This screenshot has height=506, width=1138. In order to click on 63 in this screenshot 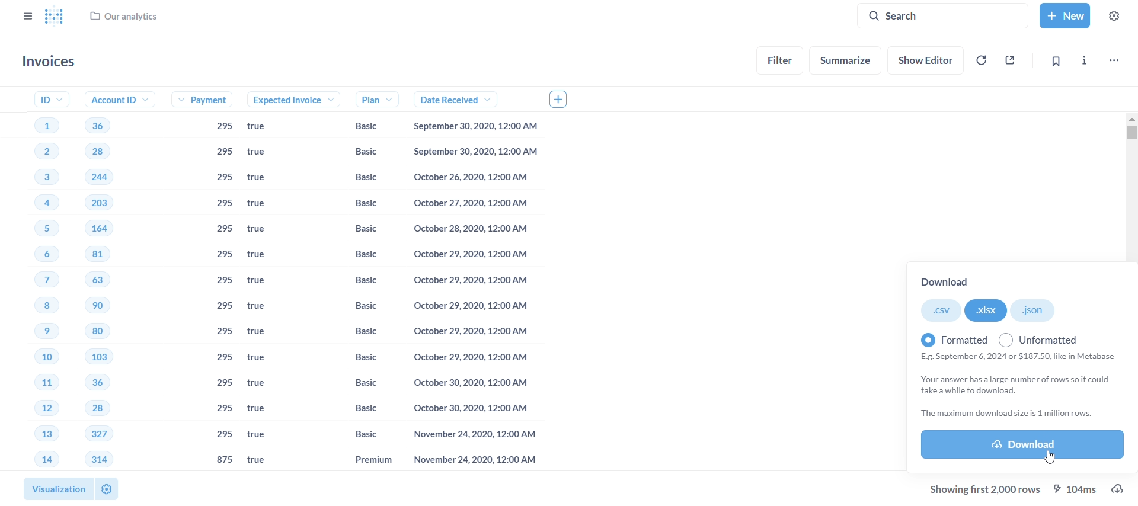, I will do `click(102, 279)`.